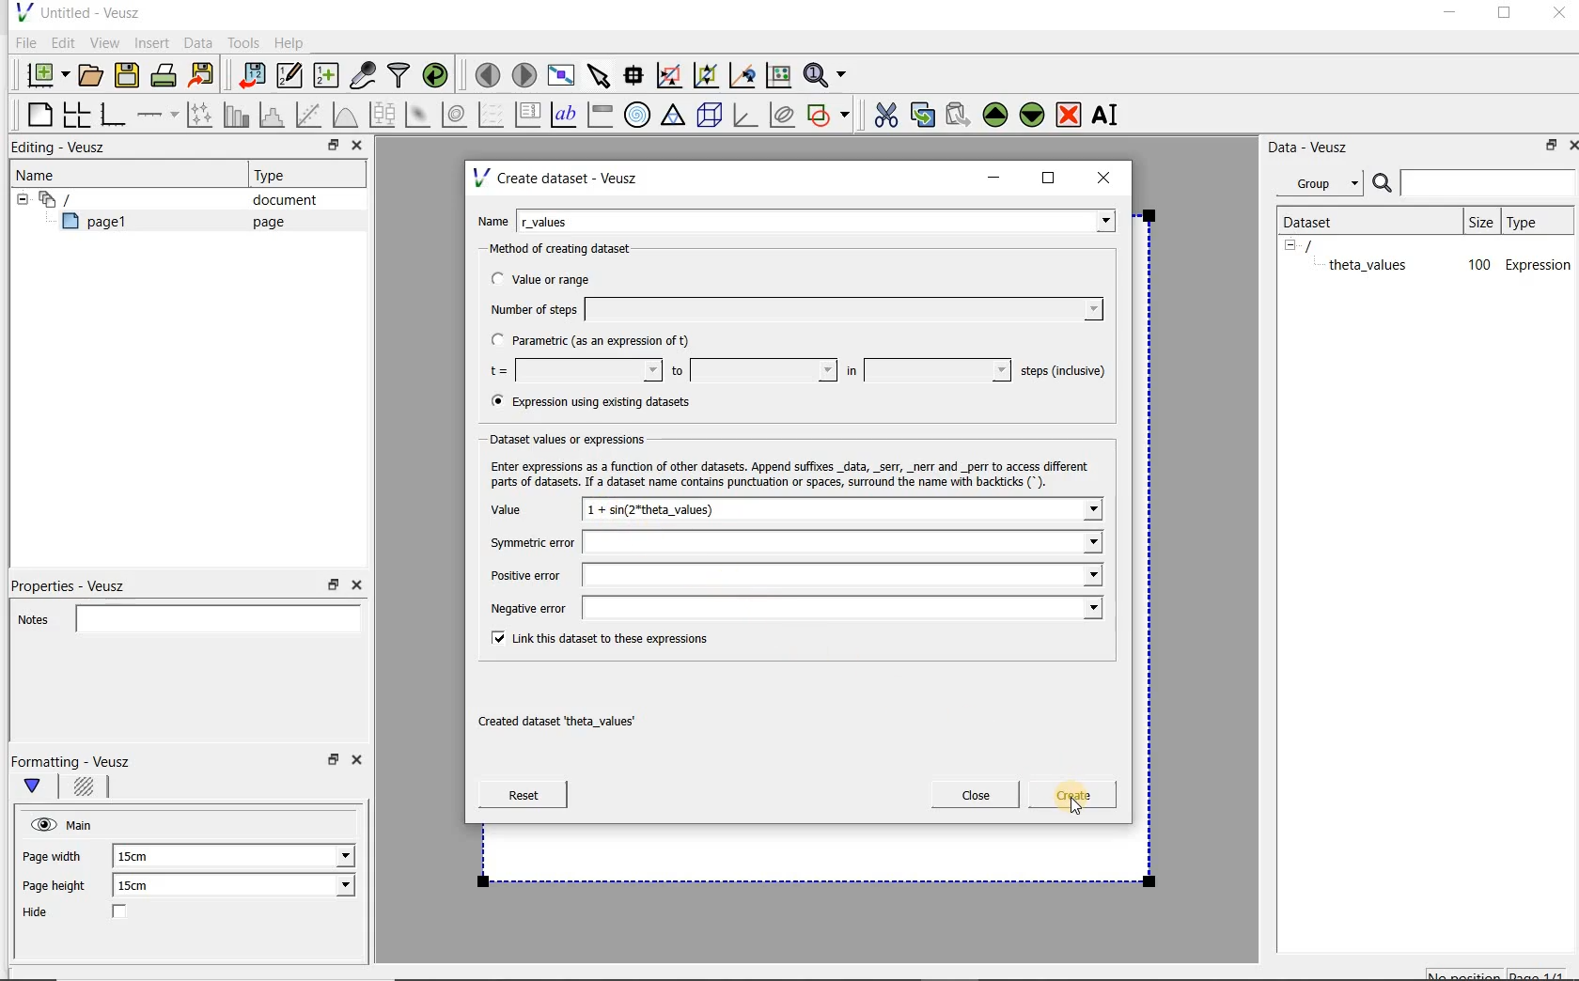 The height and width of the screenshot is (981, 1579). What do you see at coordinates (994, 178) in the screenshot?
I see `minimize` at bounding box center [994, 178].